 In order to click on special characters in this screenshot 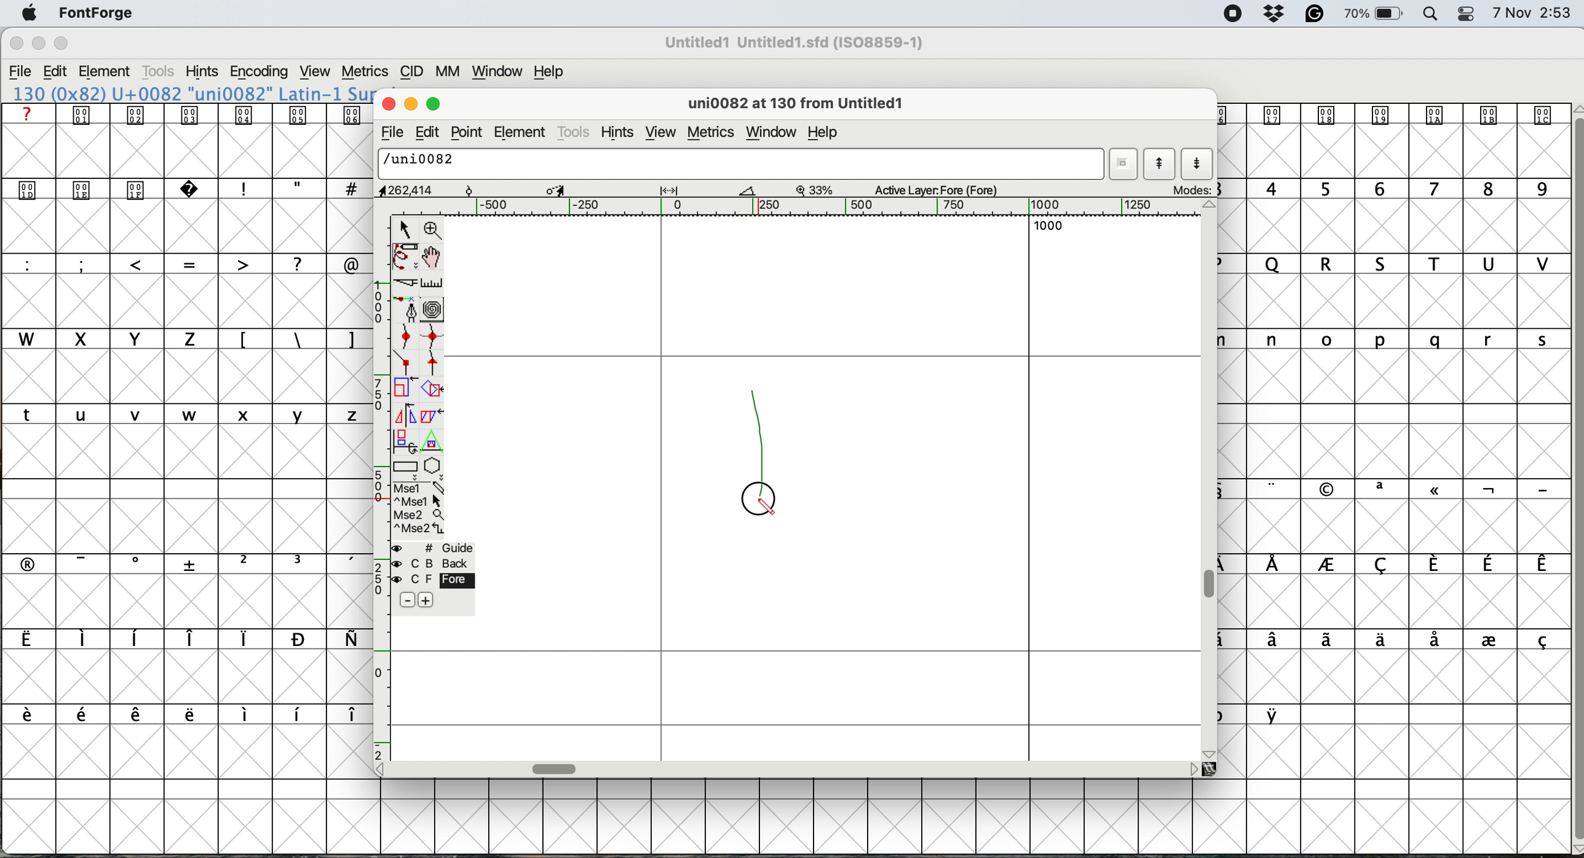, I will do `click(1393, 640)`.